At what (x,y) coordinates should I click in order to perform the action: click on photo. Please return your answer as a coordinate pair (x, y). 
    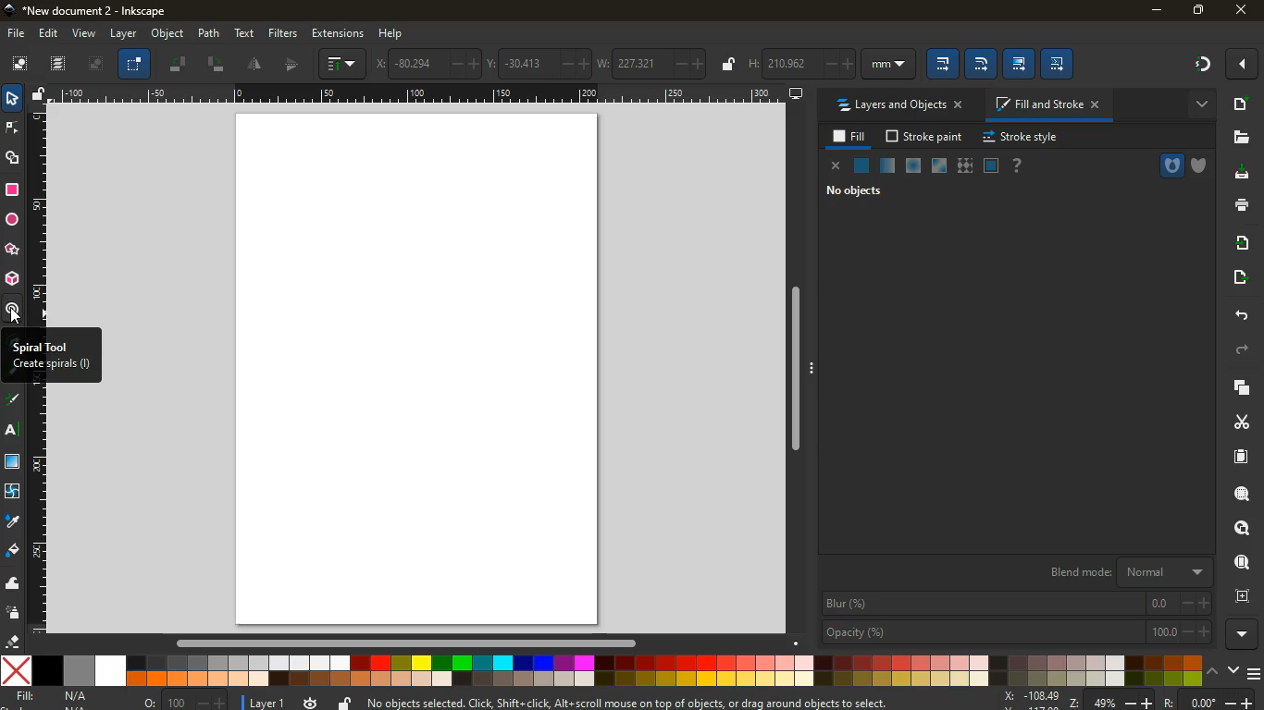
    Looking at the image, I should click on (100, 62).